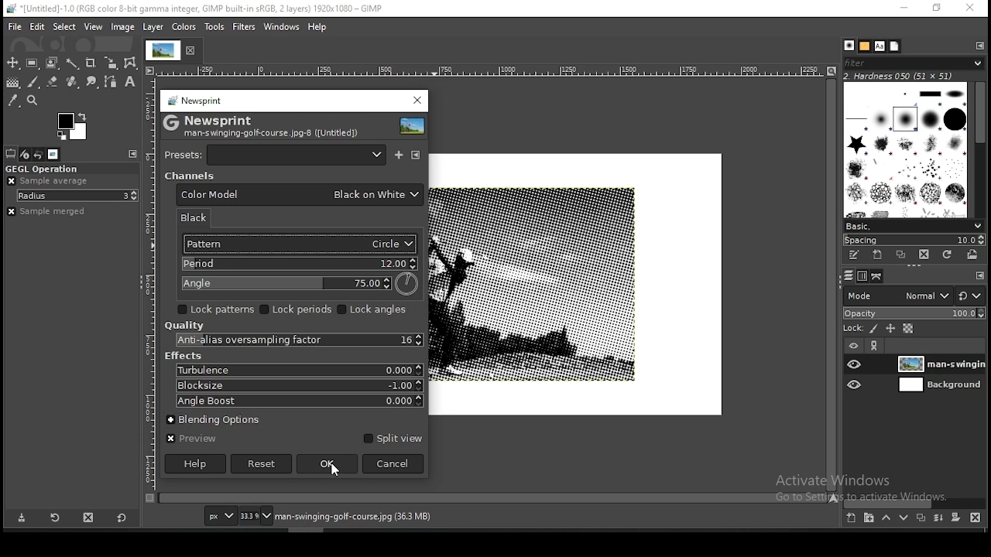 This screenshot has height=557, width=991. Describe the element at coordinates (416, 154) in the screenshot. I see `manage presets` at that location.